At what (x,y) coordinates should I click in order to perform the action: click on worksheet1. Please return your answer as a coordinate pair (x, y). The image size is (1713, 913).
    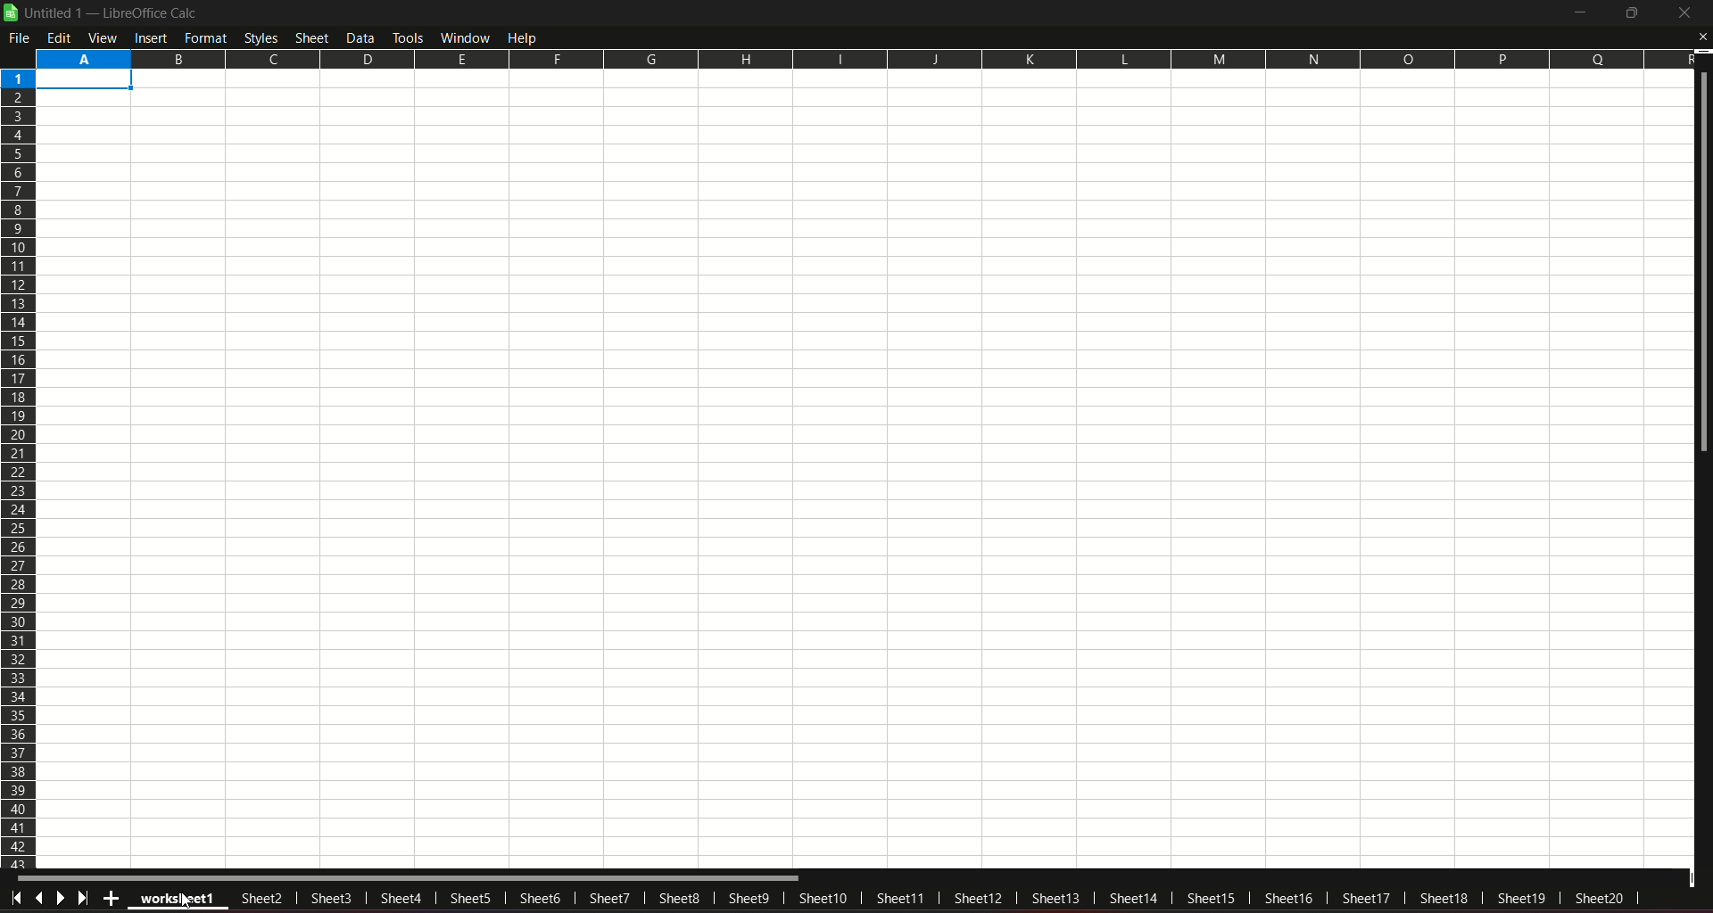
    Looking at the image, I should click on (179, 901).